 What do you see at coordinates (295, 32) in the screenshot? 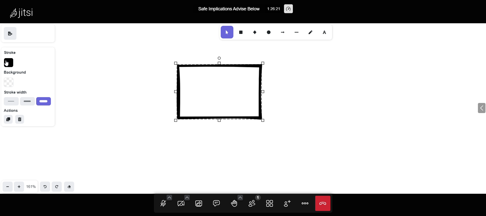
I see `line` at bounding box center [295, 32].